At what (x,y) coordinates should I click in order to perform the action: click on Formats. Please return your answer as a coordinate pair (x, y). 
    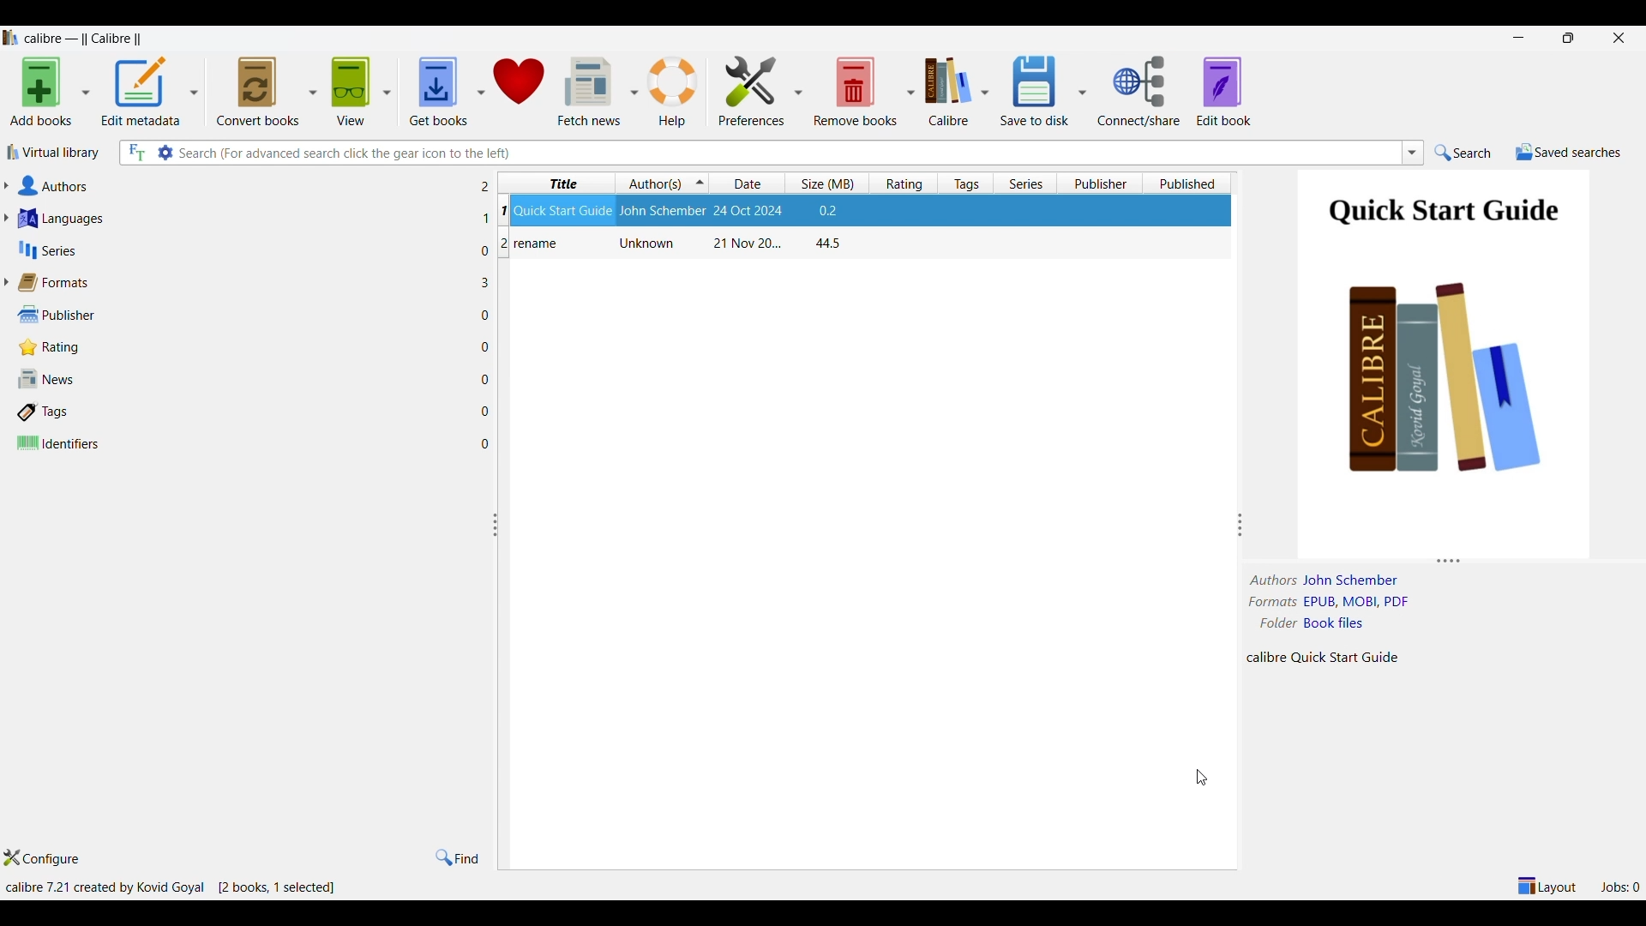
    Looking at the image, I should click on (242, 283).